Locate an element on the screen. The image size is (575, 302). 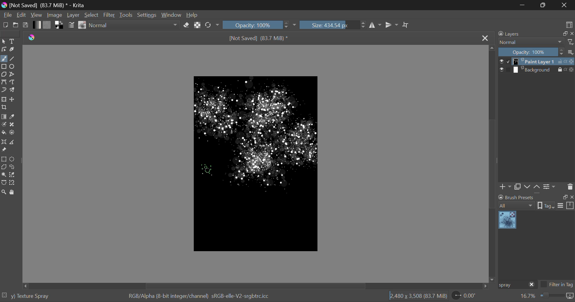
Select is located at coordinates (92, 15).